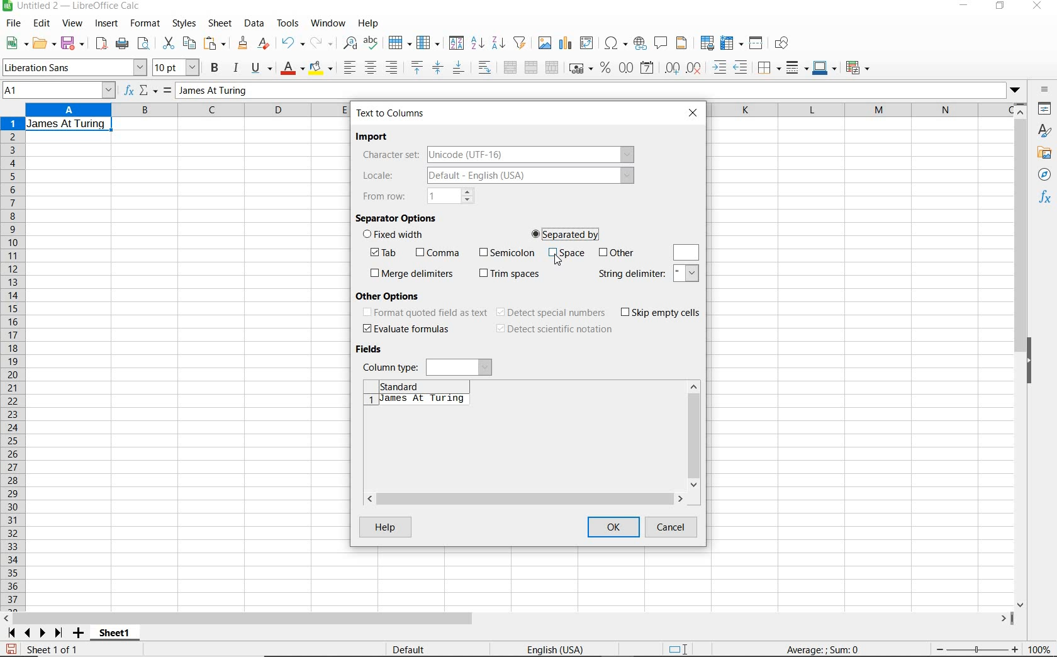 The height and width of the screenshot is (657, 1057). Describe the element at coordinates (292, 43) in the screenshot. I see `undo` at that location.